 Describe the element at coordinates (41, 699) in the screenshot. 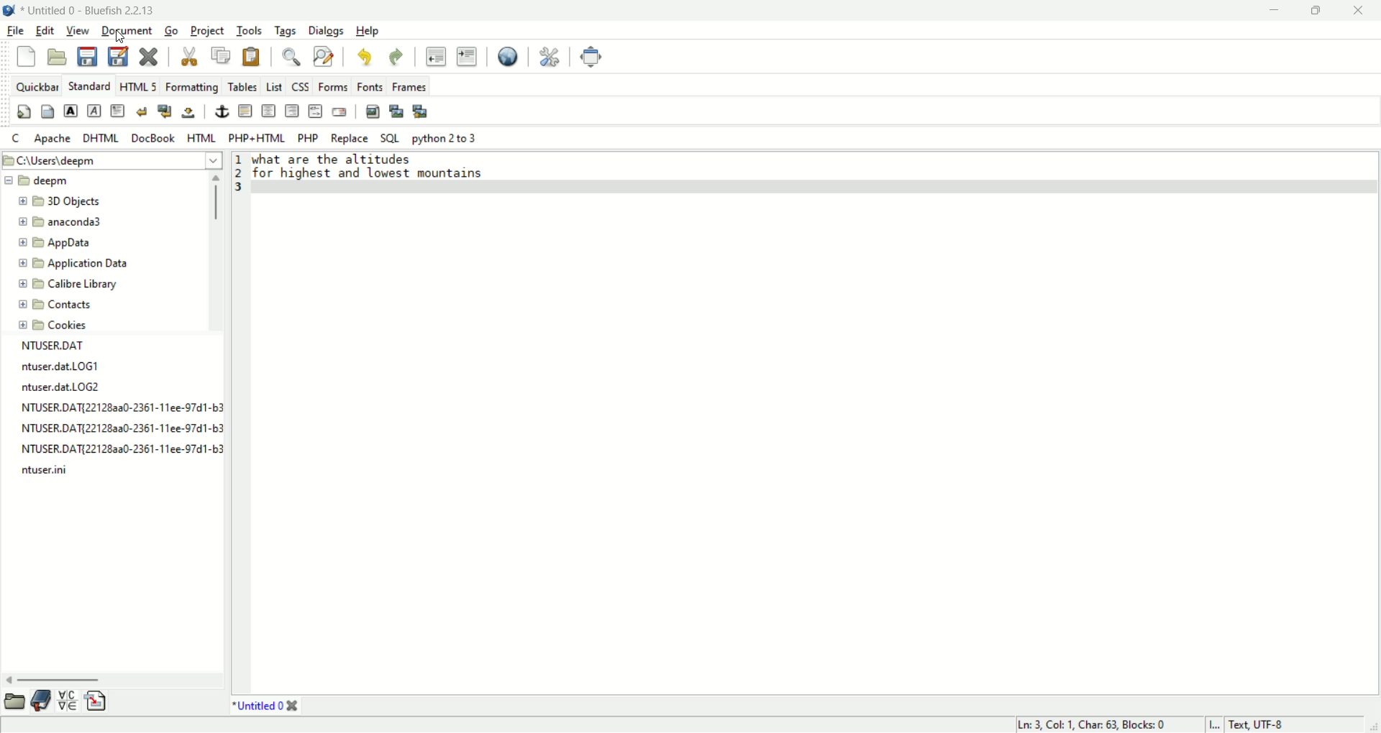

I see `documentation` at that location.